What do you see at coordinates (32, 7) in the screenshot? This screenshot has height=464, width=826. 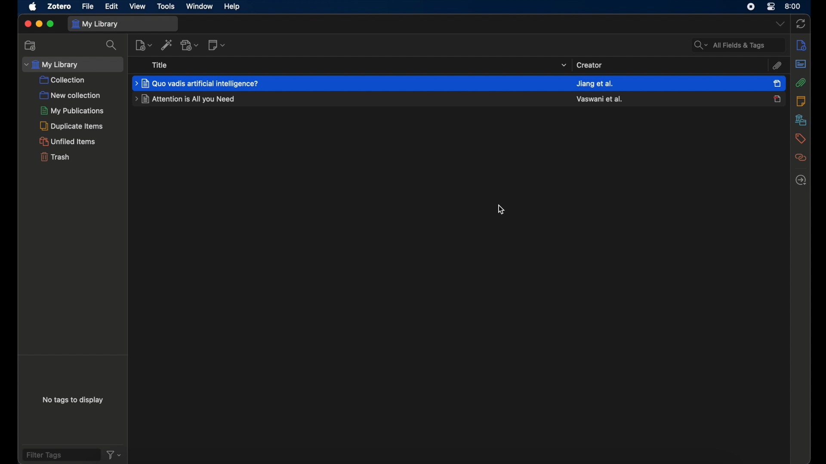 I see `apple icon` at bounding box center [32, 7].